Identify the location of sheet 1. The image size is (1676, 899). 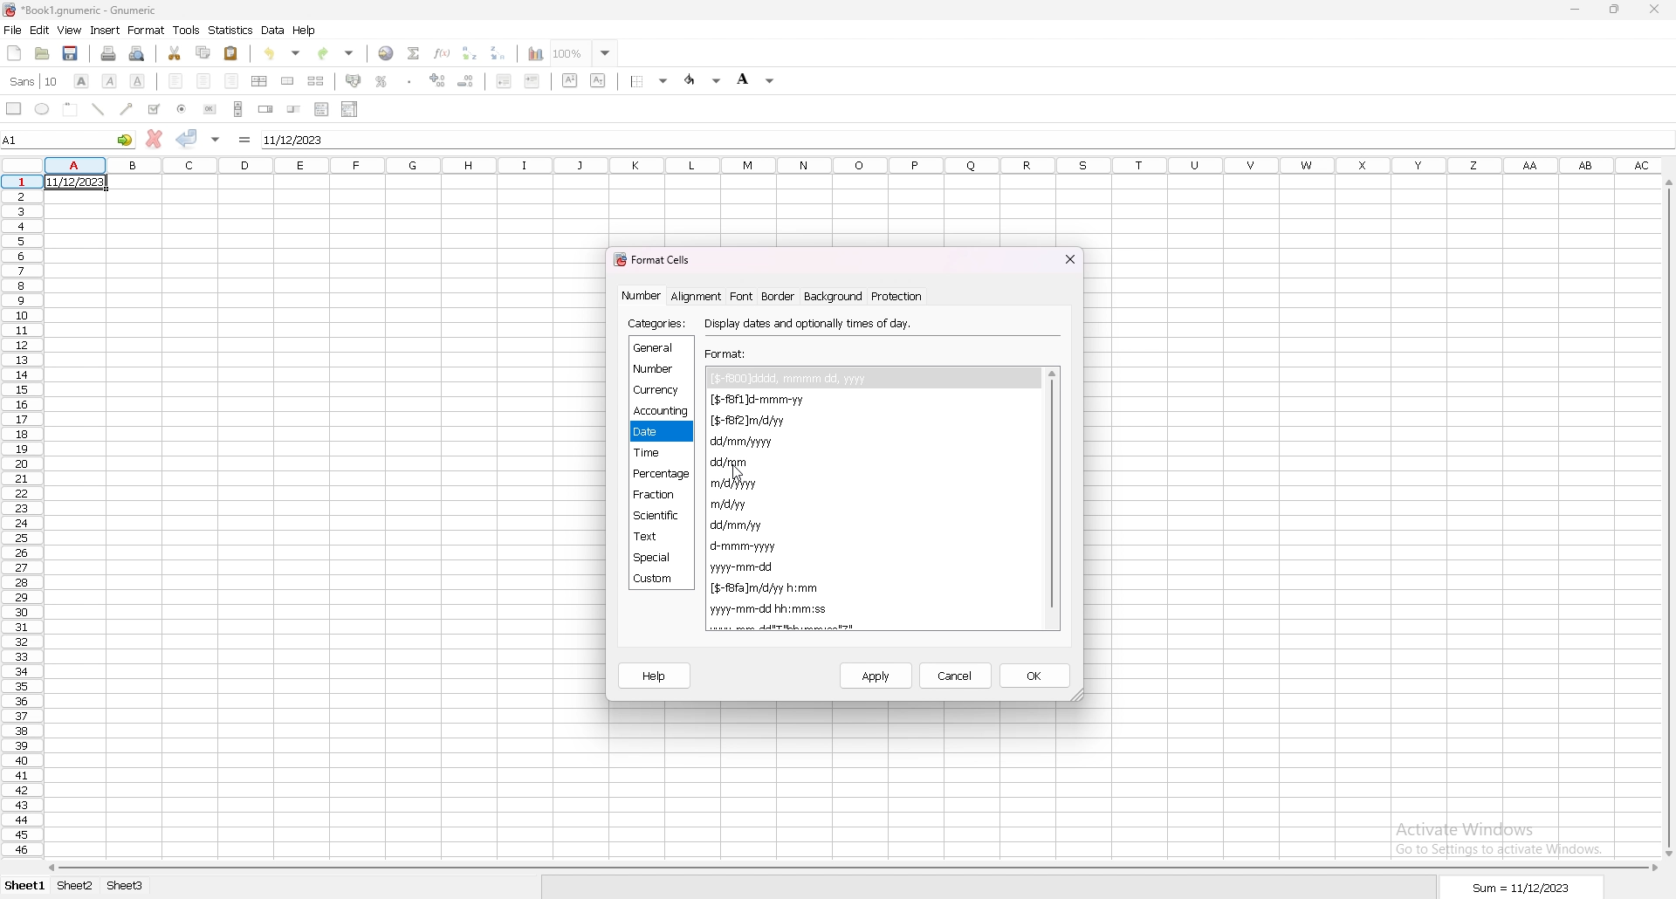
(26, 886).